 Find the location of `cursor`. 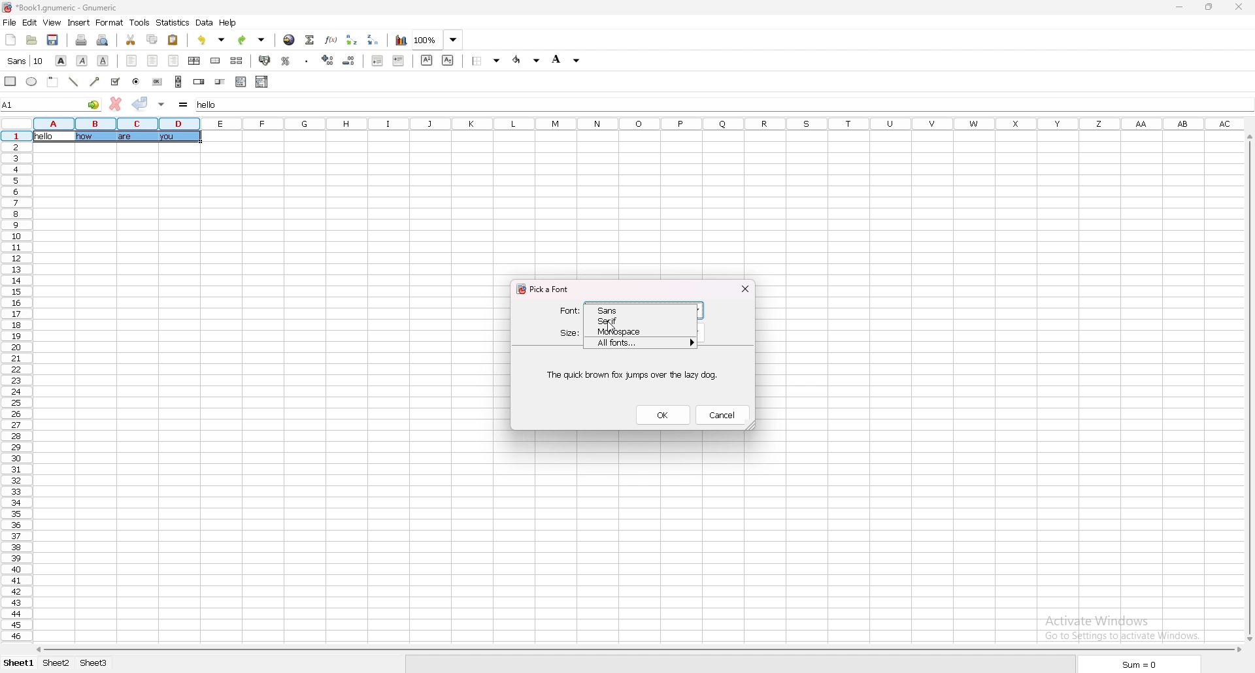

cursor is located at coordinates (612, 328).